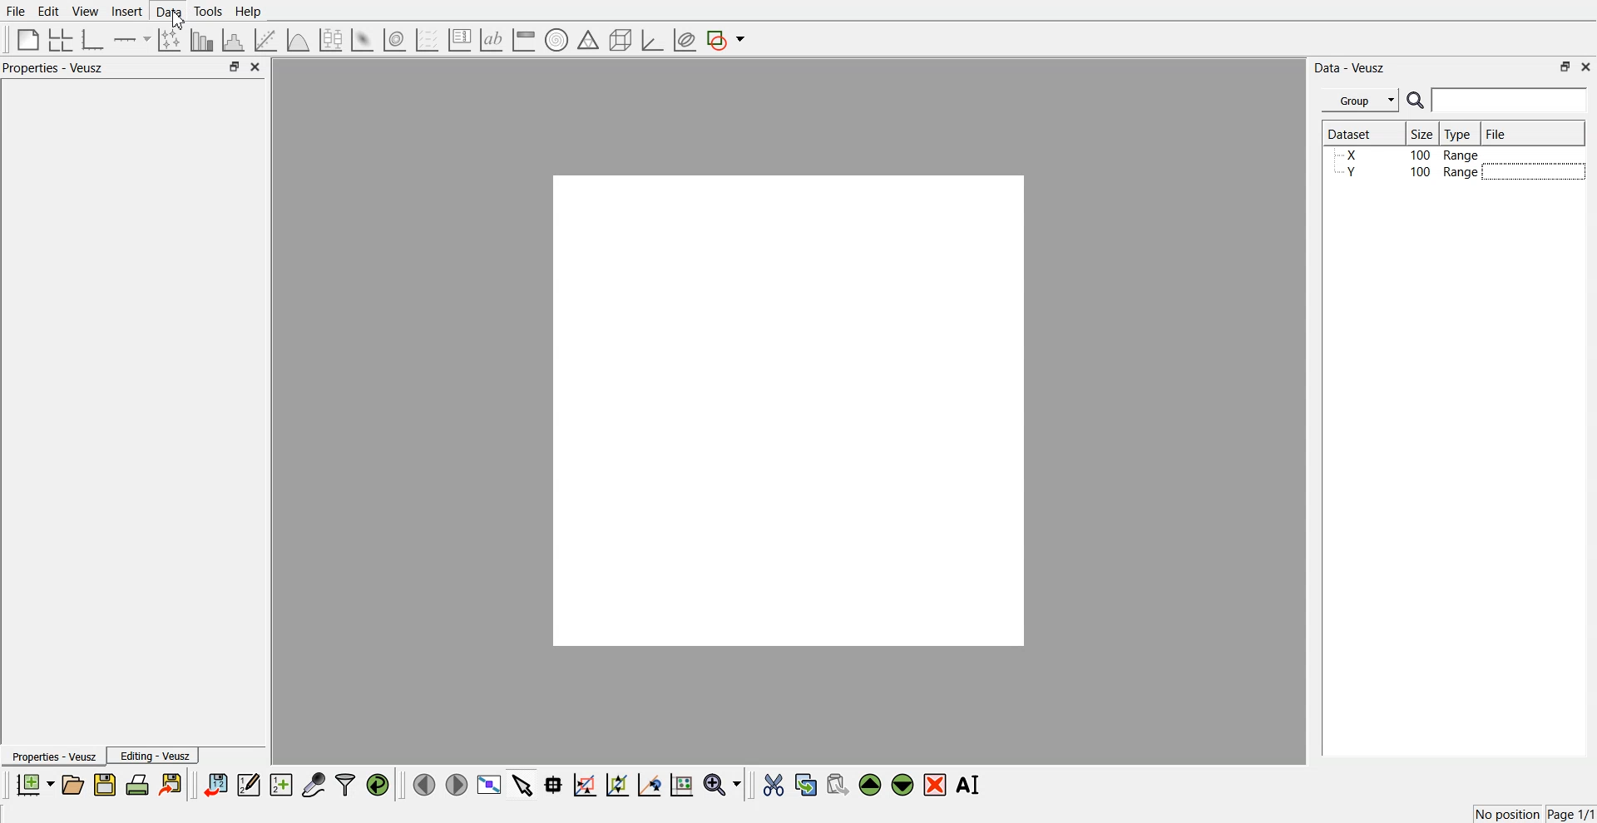 The height and width of the screenshot is (823, 1597). Describe the element at coordinates (1534, 814) in the screenshot. I see `No position Page 1/1` at that location.